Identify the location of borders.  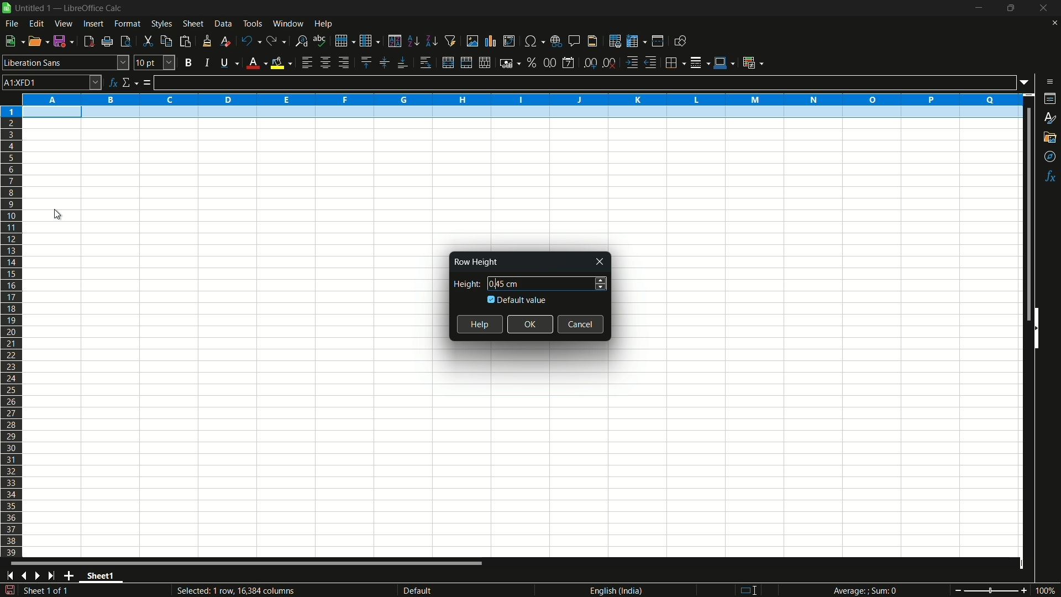
(676, 61).